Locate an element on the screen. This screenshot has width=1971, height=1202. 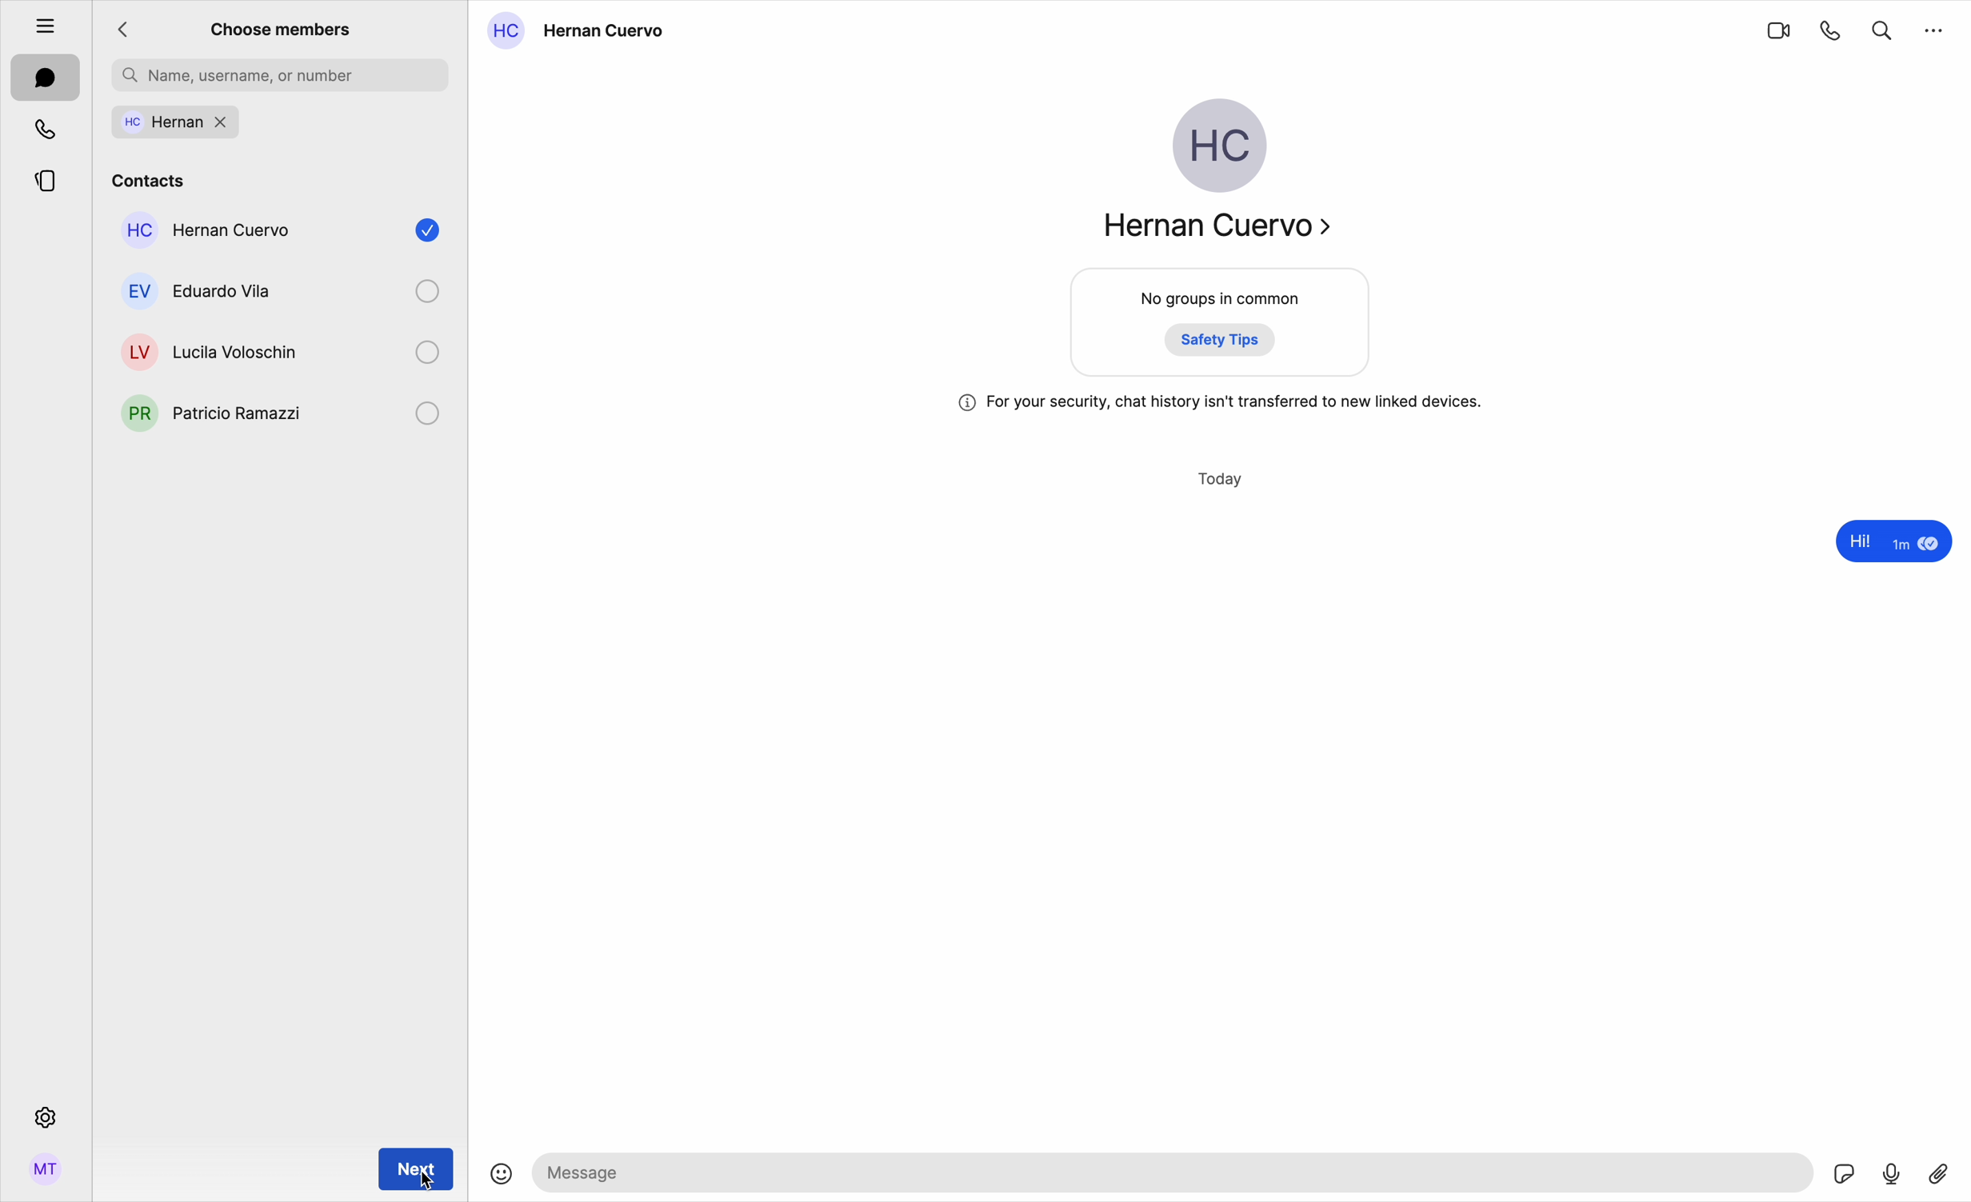
Hernan Cuervo contact is located at coordinates (582, 31).